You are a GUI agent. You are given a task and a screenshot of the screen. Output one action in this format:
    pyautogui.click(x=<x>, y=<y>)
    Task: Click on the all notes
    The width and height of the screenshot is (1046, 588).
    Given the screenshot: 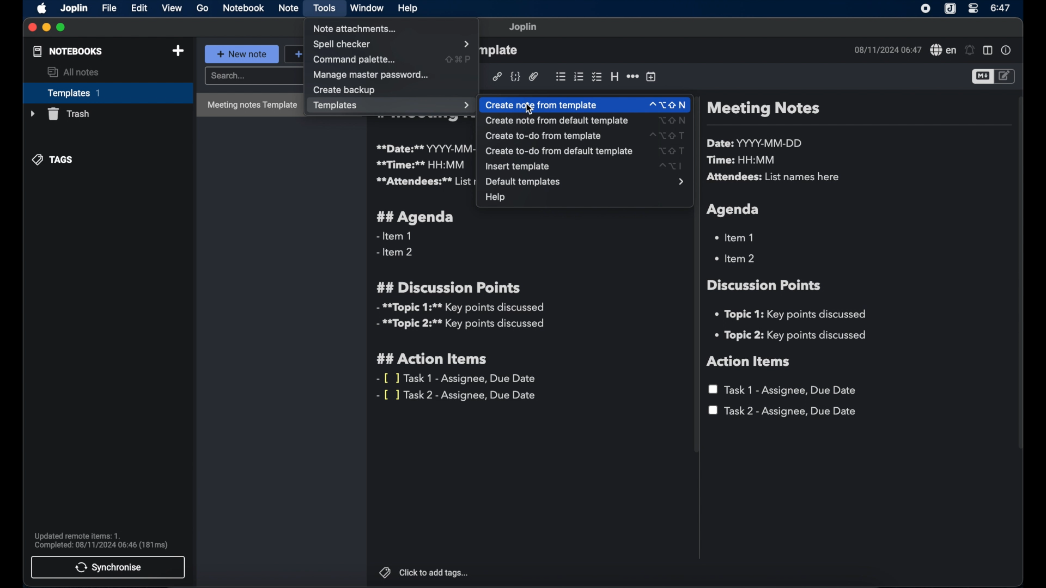 What is the action you would take?
    pyautogui.click(x=74, y=72)
    